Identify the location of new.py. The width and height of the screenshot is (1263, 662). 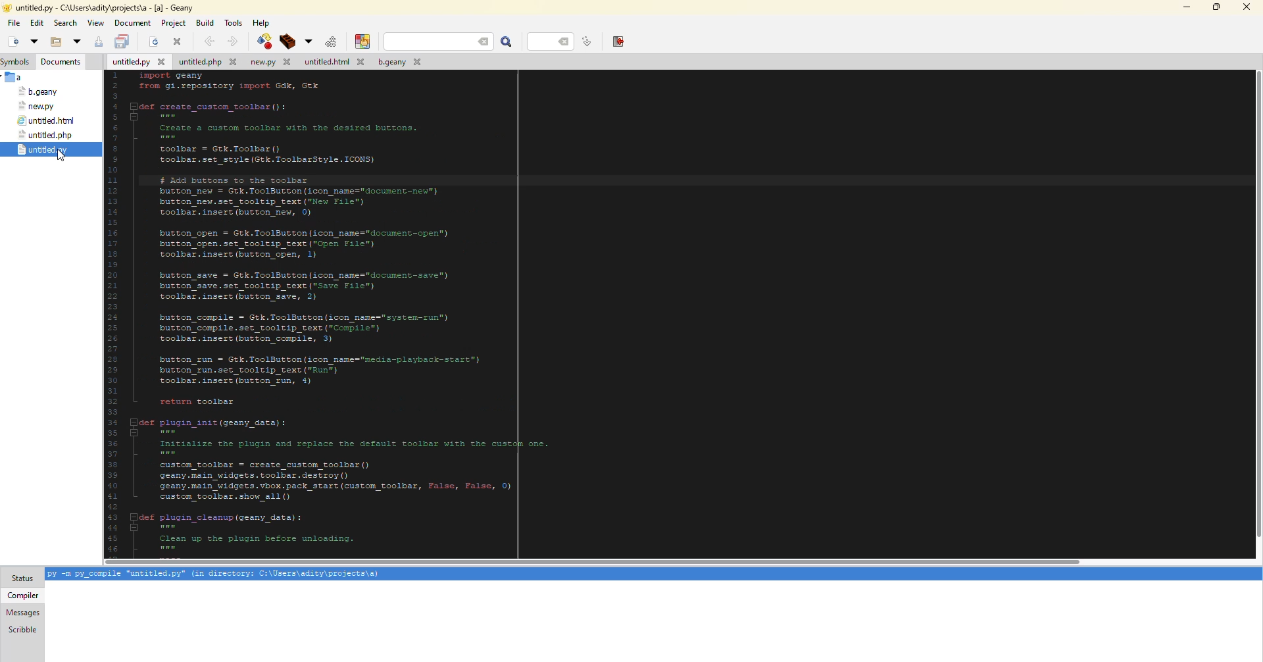
(274, 62).